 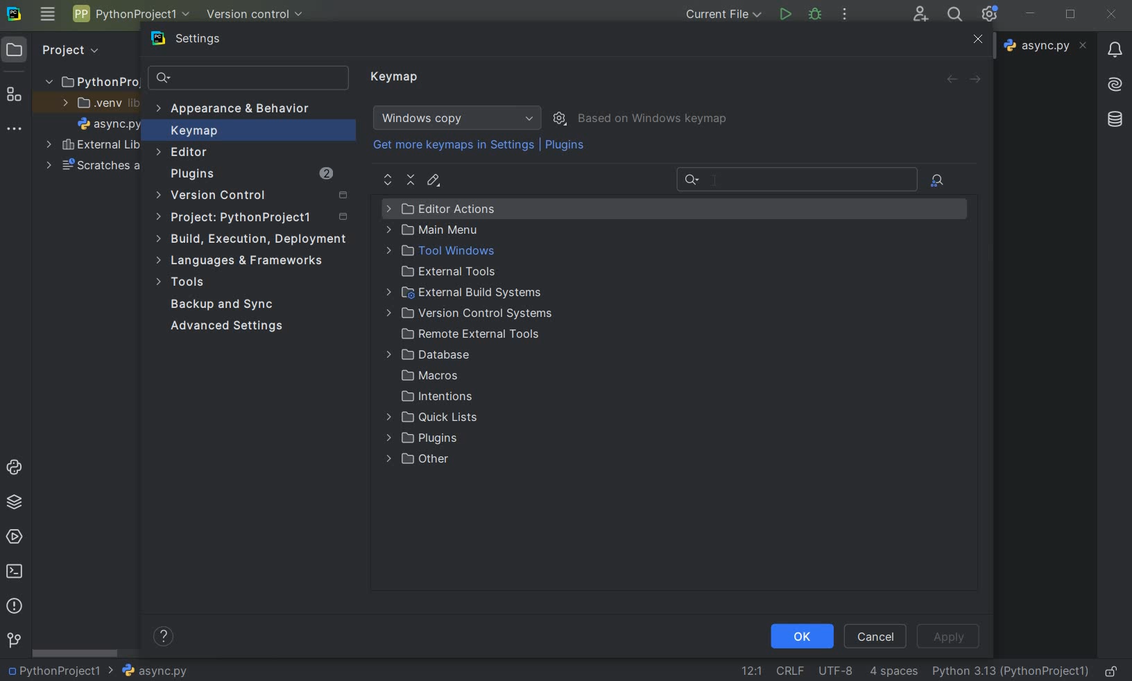 I want to click on collapse all, so click(x=411, y=180).